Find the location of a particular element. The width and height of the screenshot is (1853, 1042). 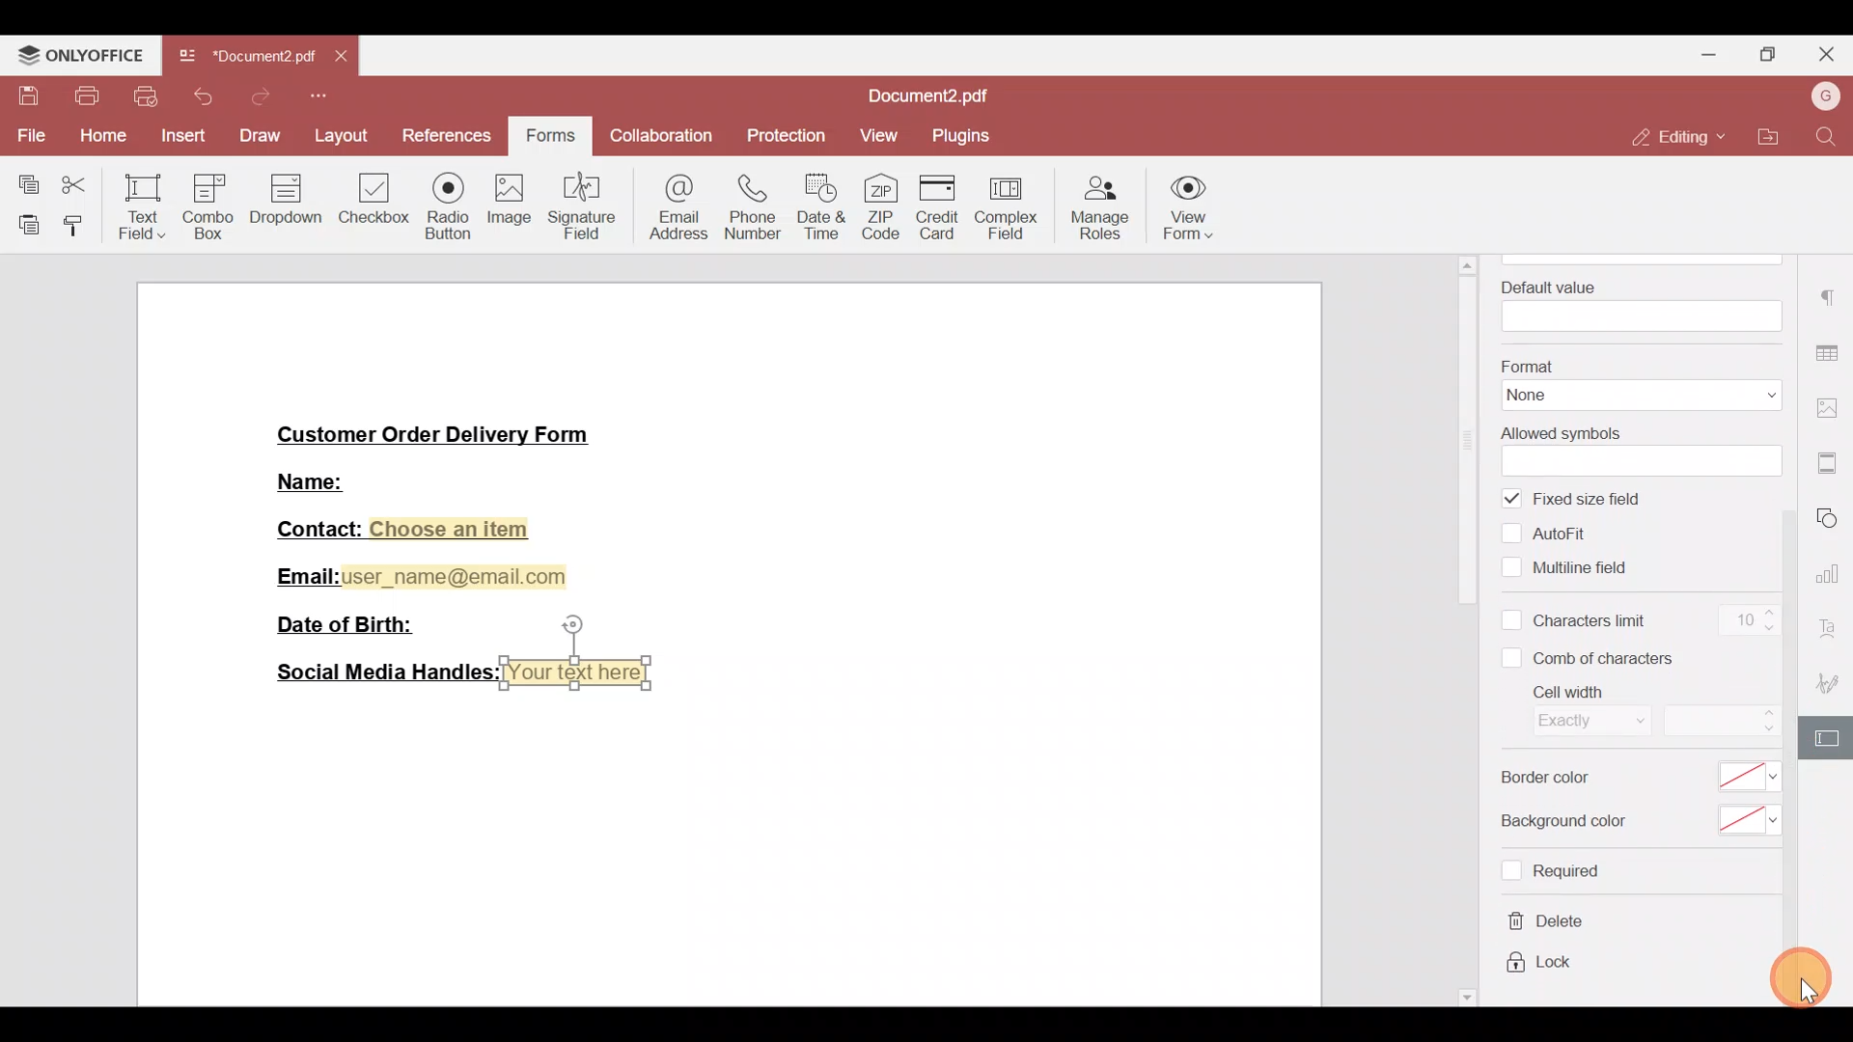

Cell width is located at coordinates (1573, 711).